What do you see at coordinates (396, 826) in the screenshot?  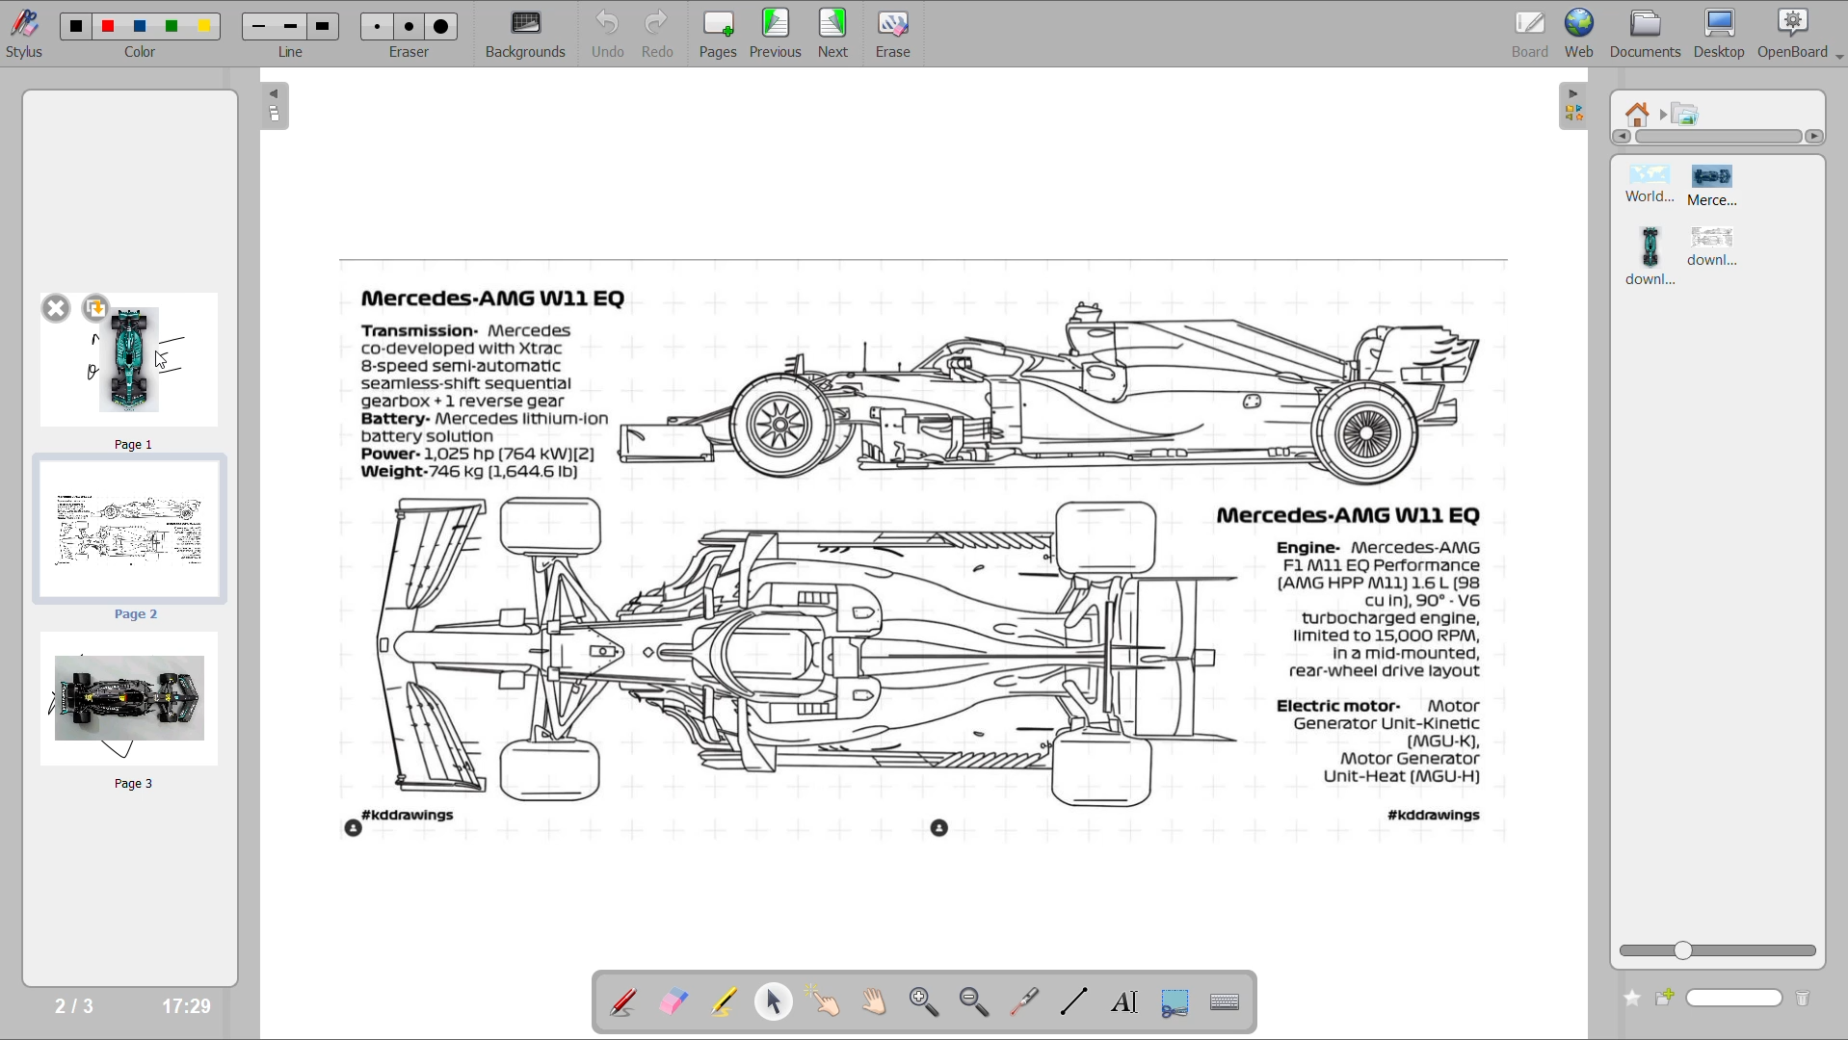 I see `#kddrawings` at bounding box center [396, 826].